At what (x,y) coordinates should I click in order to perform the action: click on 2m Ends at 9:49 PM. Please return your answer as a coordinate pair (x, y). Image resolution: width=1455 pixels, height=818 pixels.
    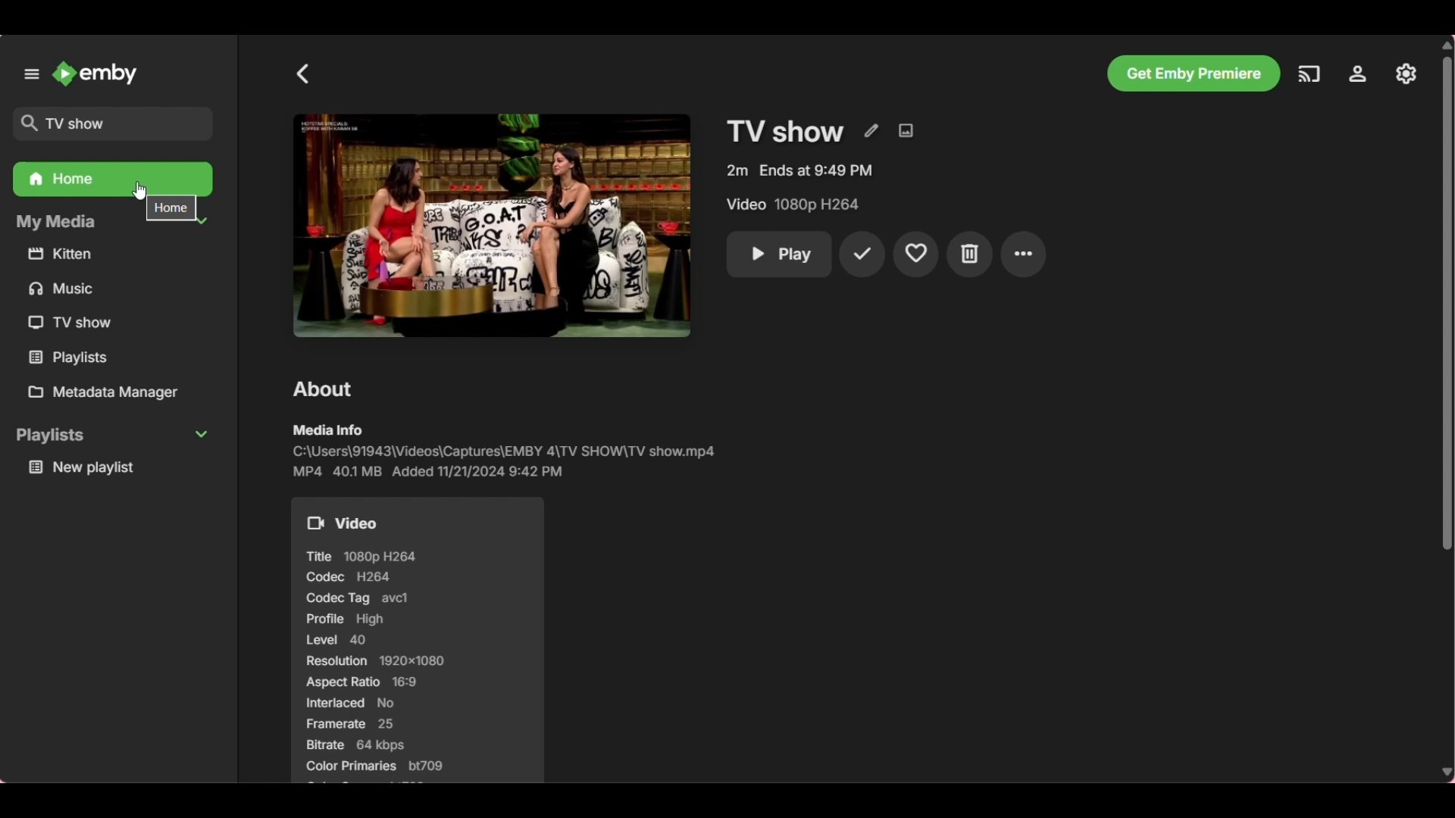
    Looking at the image, I should click on (801, 170).